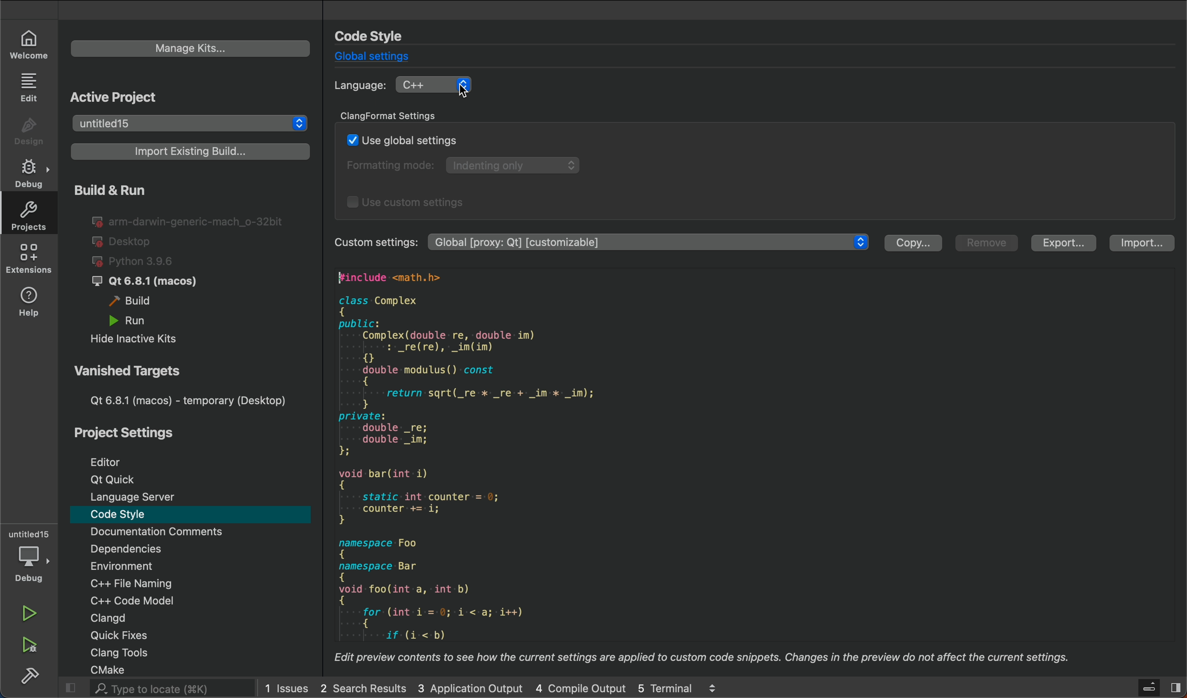  I want to click on quick fixes, so click(131, 635).